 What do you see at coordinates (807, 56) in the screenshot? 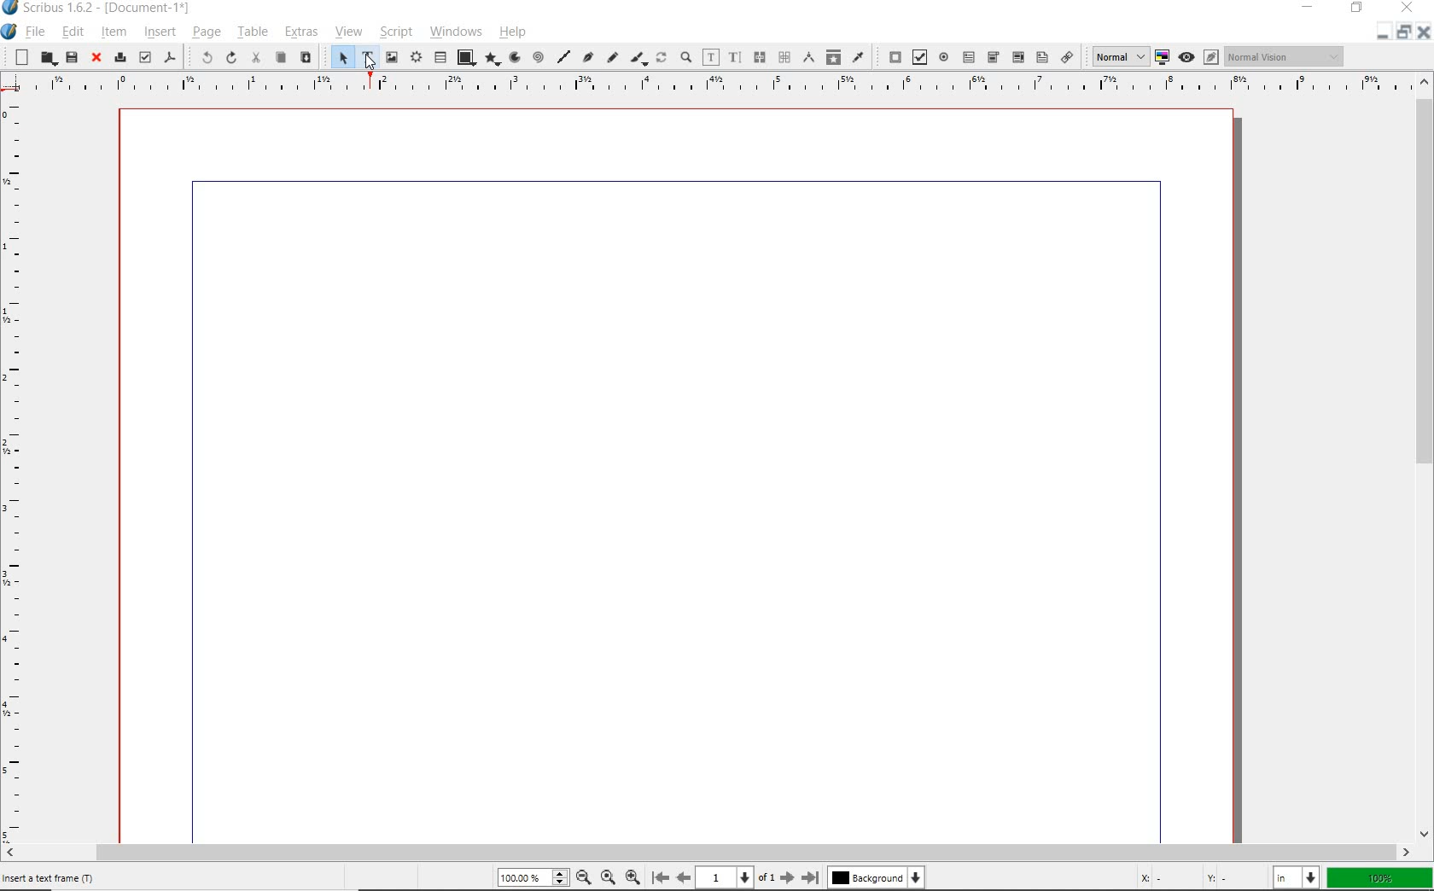
I see `measurements` at bounding box center [807, 56].